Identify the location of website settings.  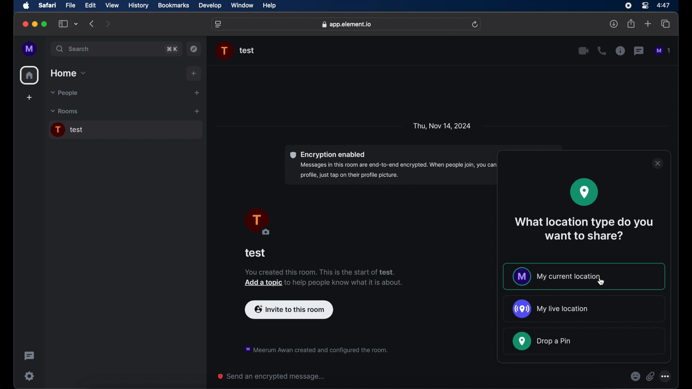
(219, 24).